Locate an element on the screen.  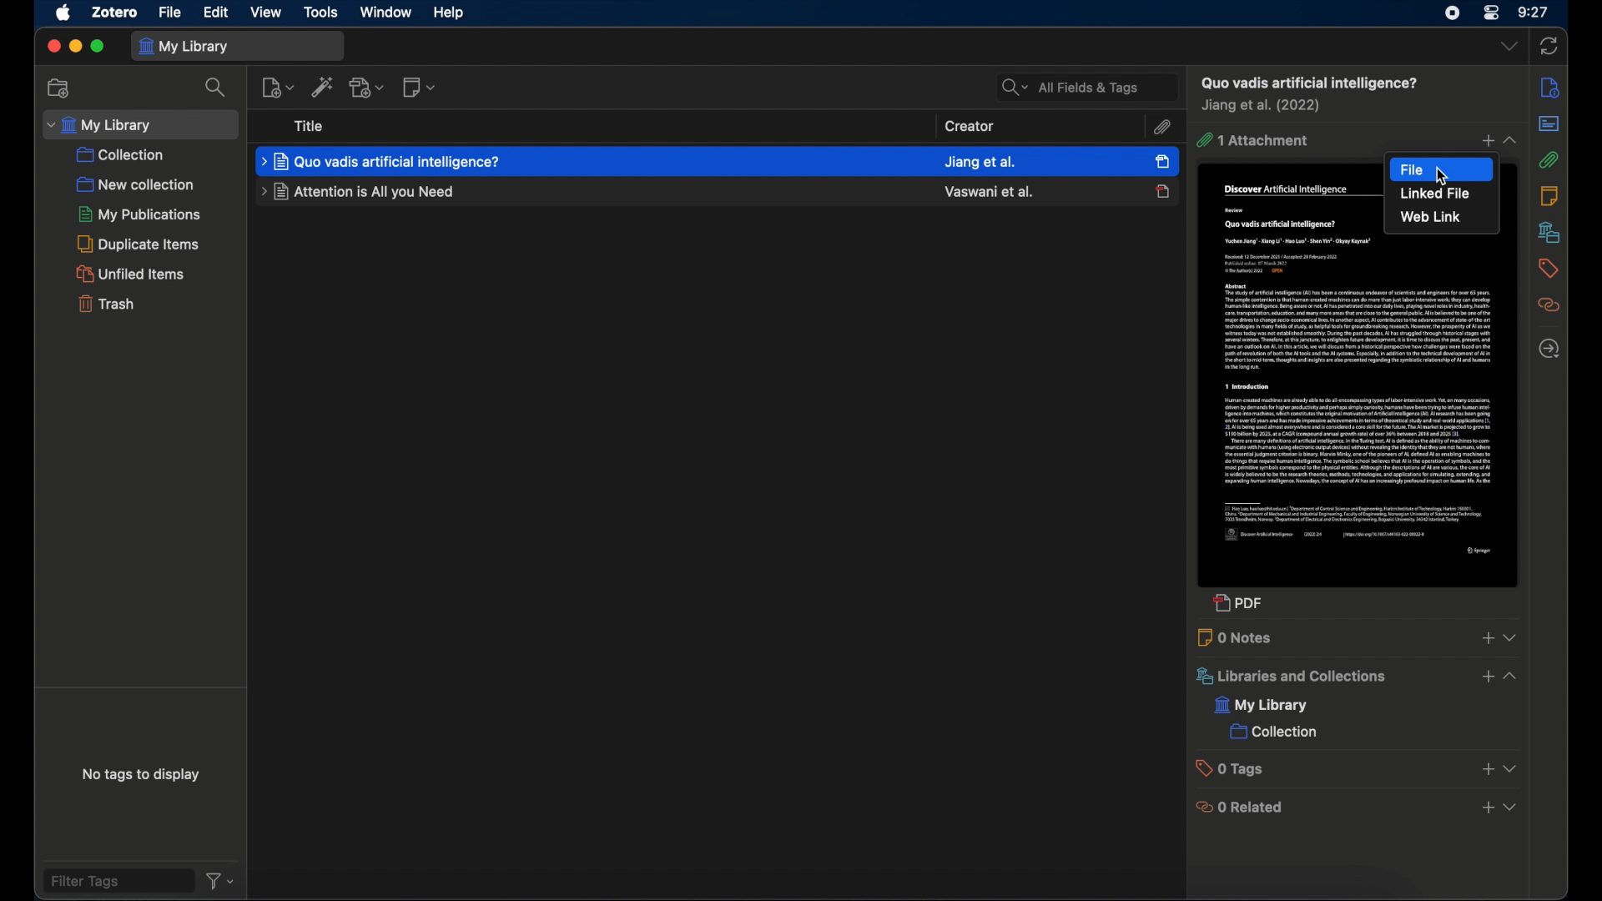
attachments is located at coordinates (1548, 160).